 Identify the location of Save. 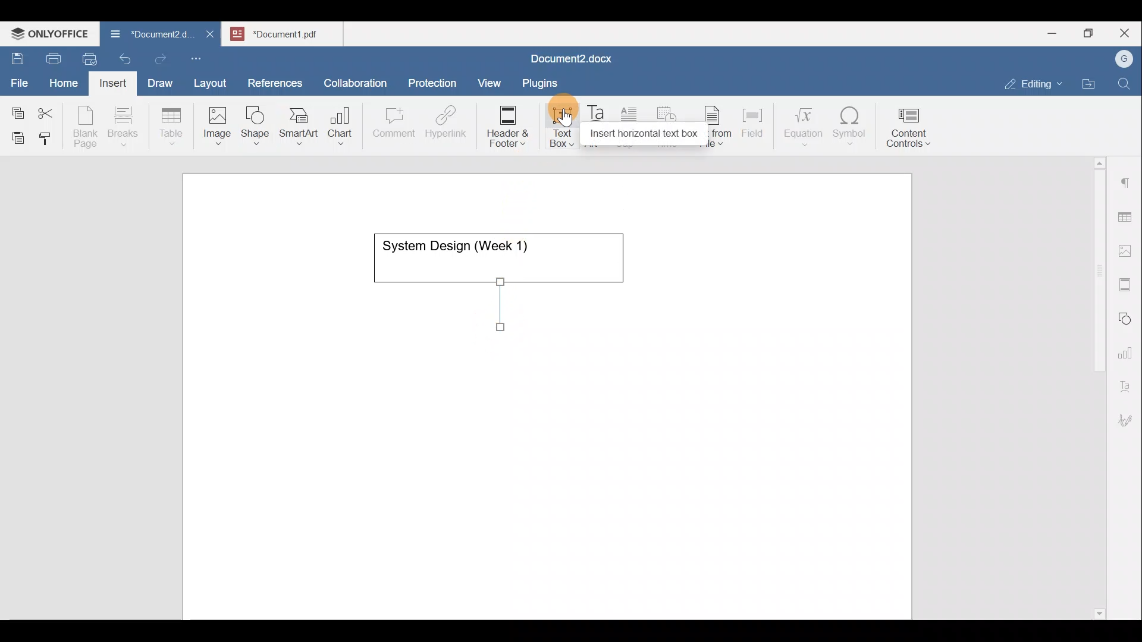
(17, 56).